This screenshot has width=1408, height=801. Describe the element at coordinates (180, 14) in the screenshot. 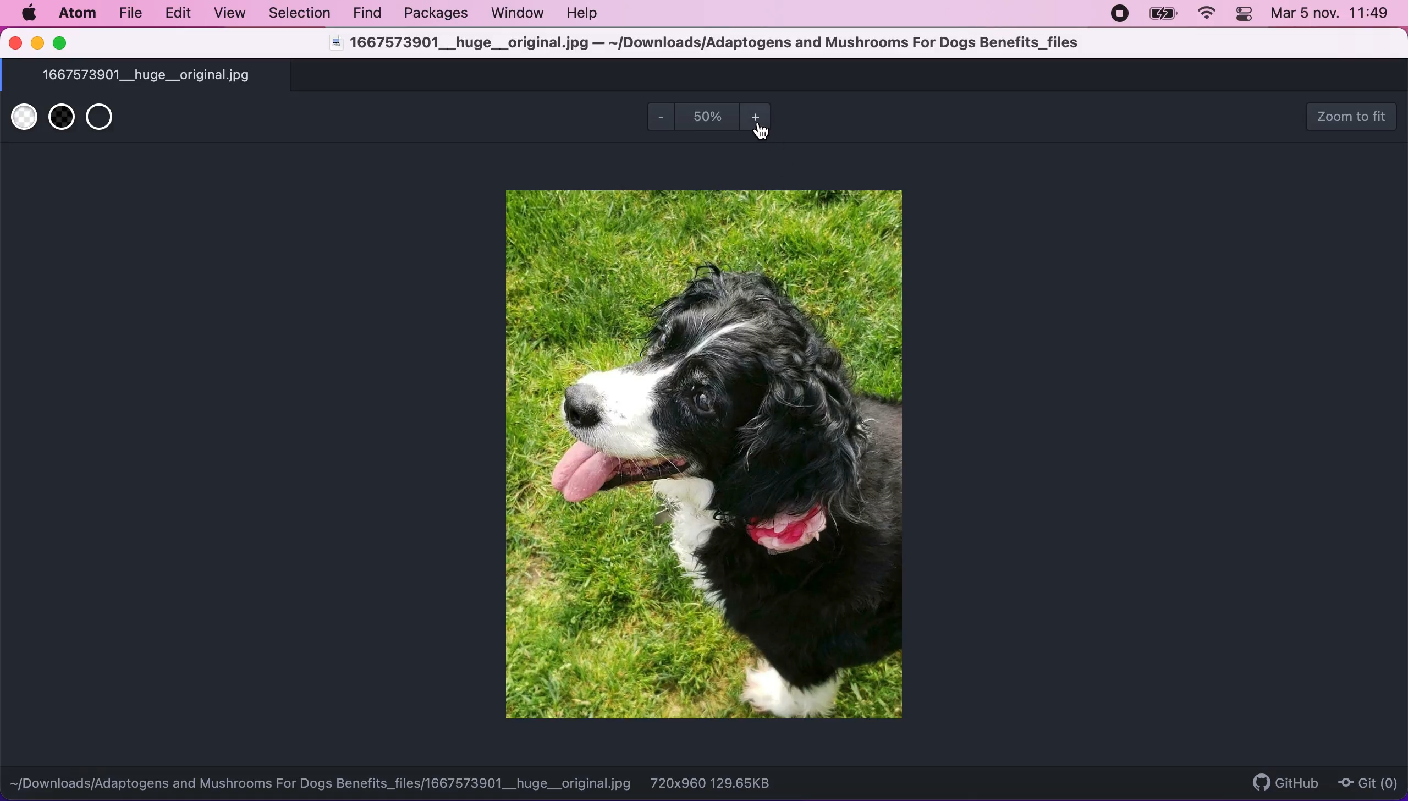

I see `edit` at that location.